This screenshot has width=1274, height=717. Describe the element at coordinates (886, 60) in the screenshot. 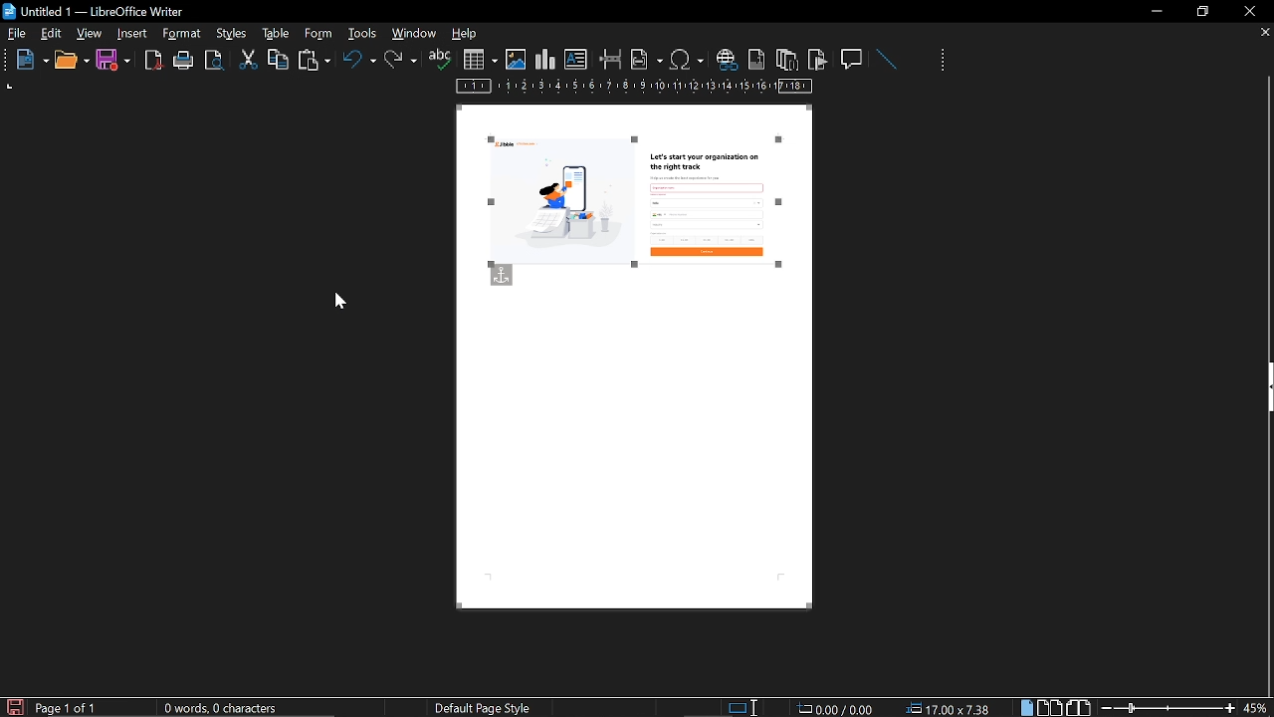

I see `line` at that location.